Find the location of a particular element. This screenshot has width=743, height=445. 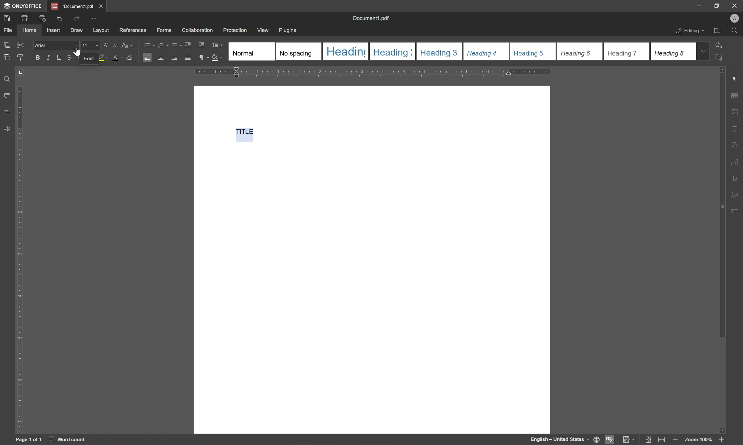

text art settings is located at coordinates (736, 177).